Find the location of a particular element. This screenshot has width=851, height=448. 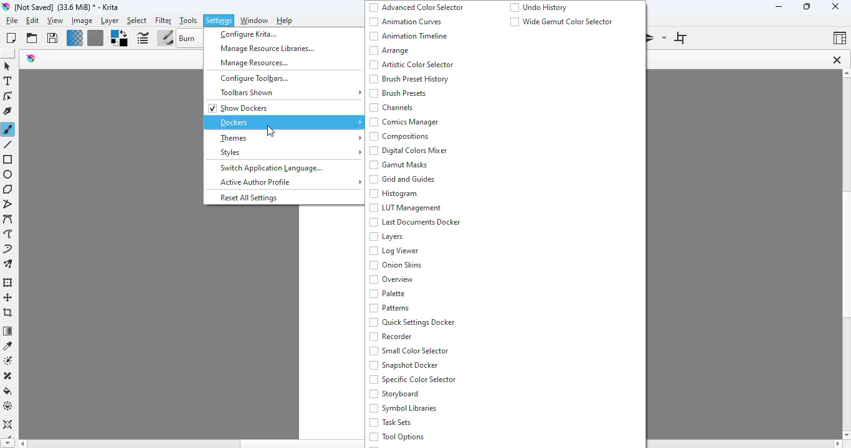

select shapes tool is located at coordinates (7, 66).